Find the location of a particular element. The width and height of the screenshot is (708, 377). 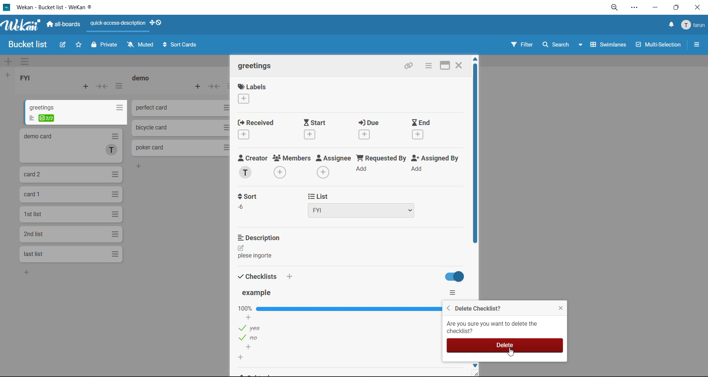

zoom is located at coordinates (614, 8).